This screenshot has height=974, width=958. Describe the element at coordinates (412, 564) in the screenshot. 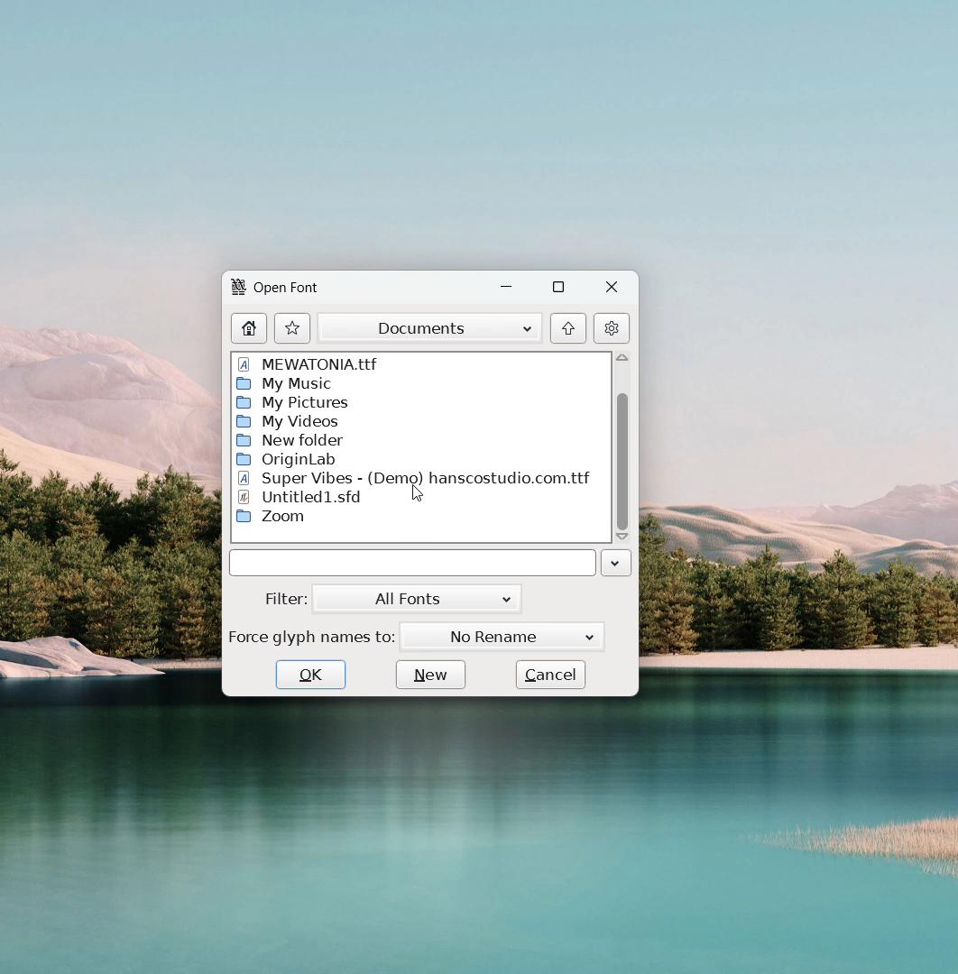

I see `name of selected file` at that location.